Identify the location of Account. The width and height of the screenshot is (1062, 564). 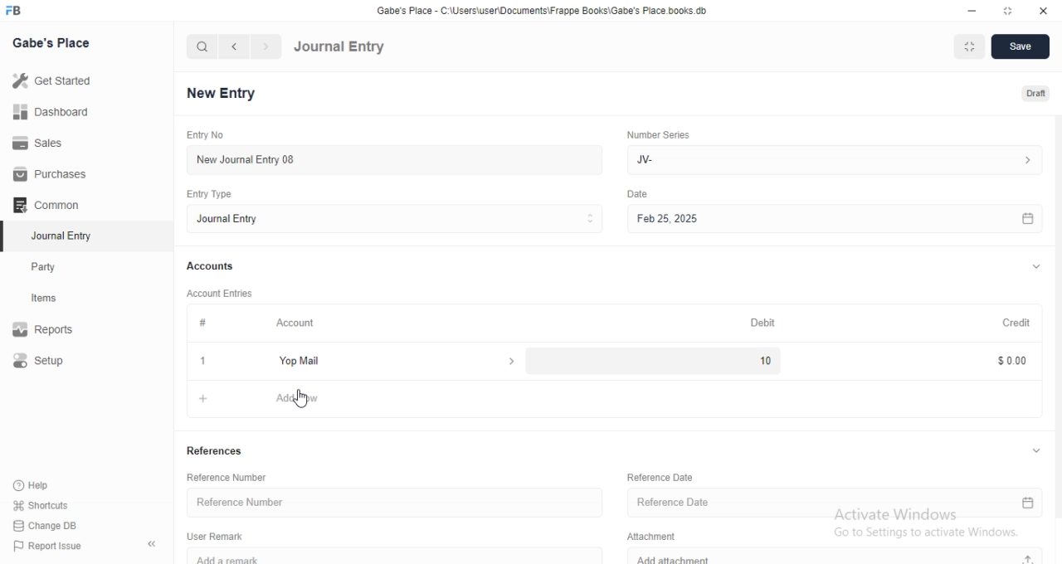
(297, 324).